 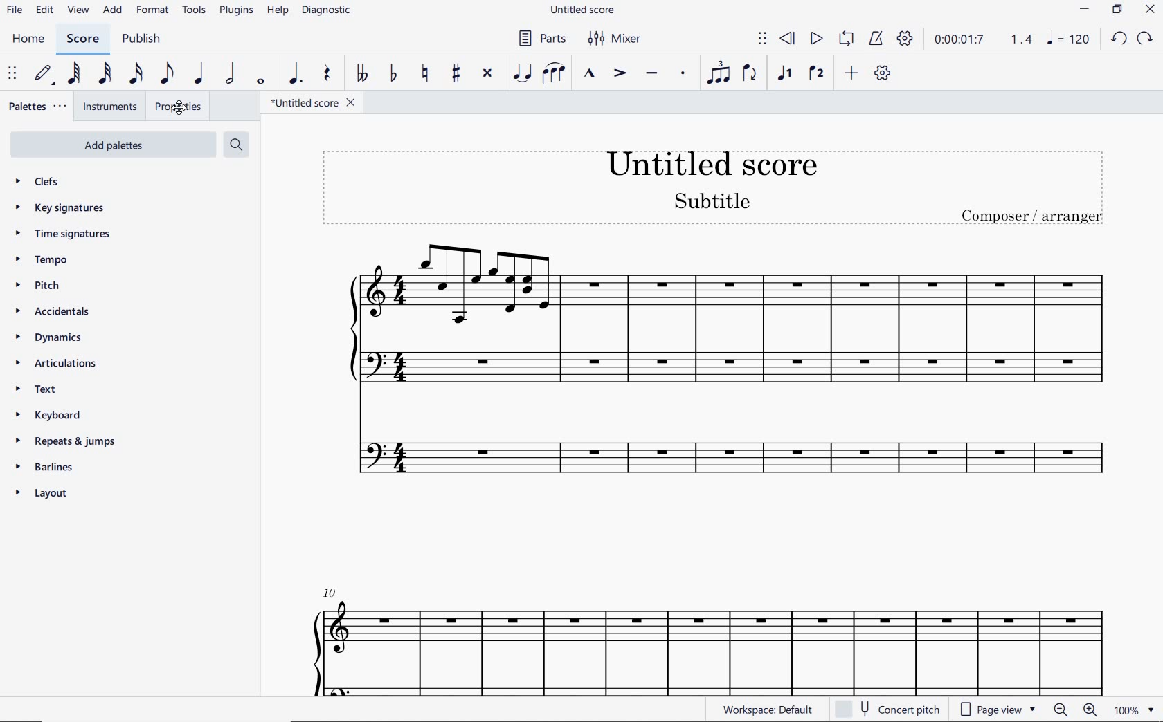 What do you see at coordinates (590, 75) in the screenshot?
I see `MARCATO` at bounding box center [590, 75].